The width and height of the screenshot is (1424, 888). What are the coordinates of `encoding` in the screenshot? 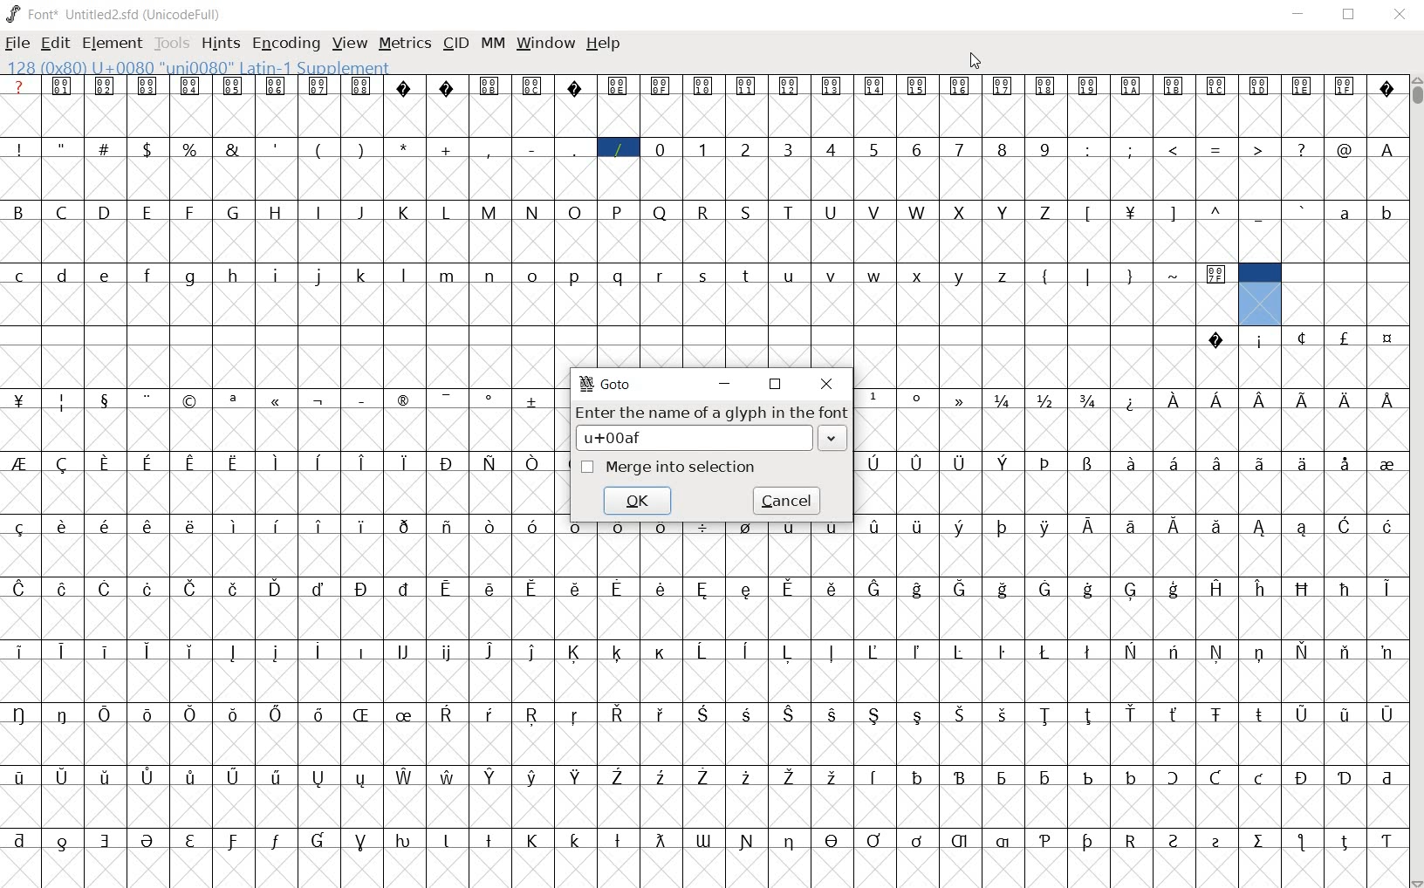 It's located at (285, 44).